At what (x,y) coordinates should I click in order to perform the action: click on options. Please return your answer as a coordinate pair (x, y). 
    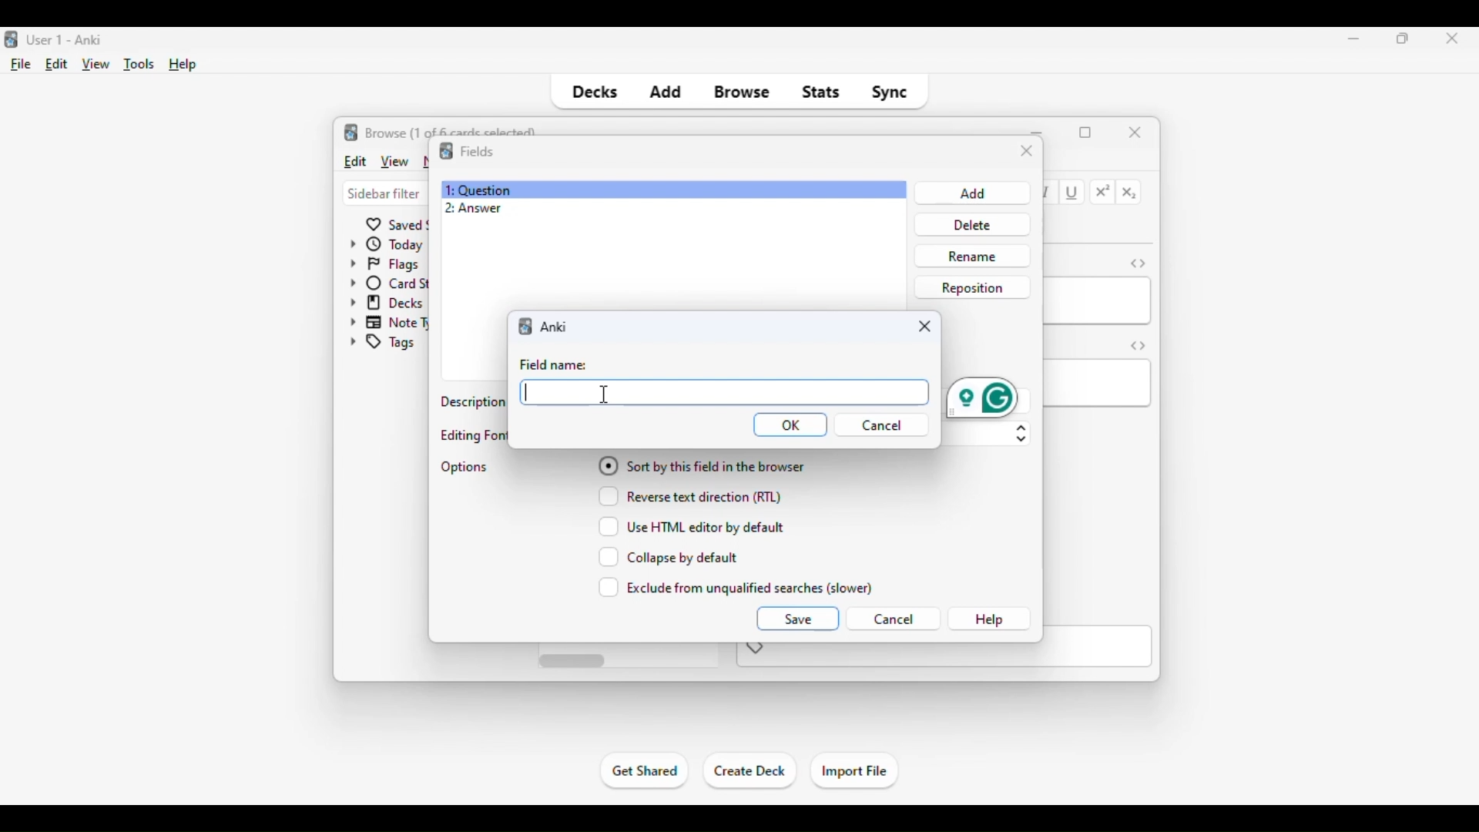
    Looking at the image, I should click on (465, 467).